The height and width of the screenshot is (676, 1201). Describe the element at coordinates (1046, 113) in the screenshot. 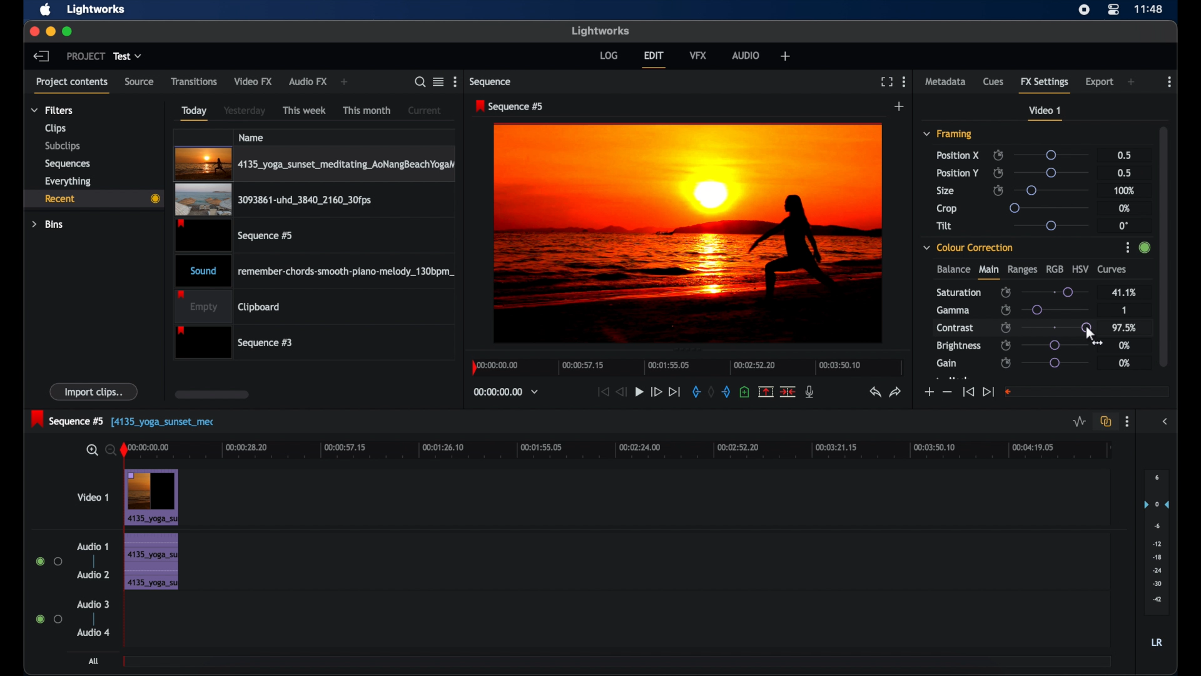

I see `video 1` at that location.